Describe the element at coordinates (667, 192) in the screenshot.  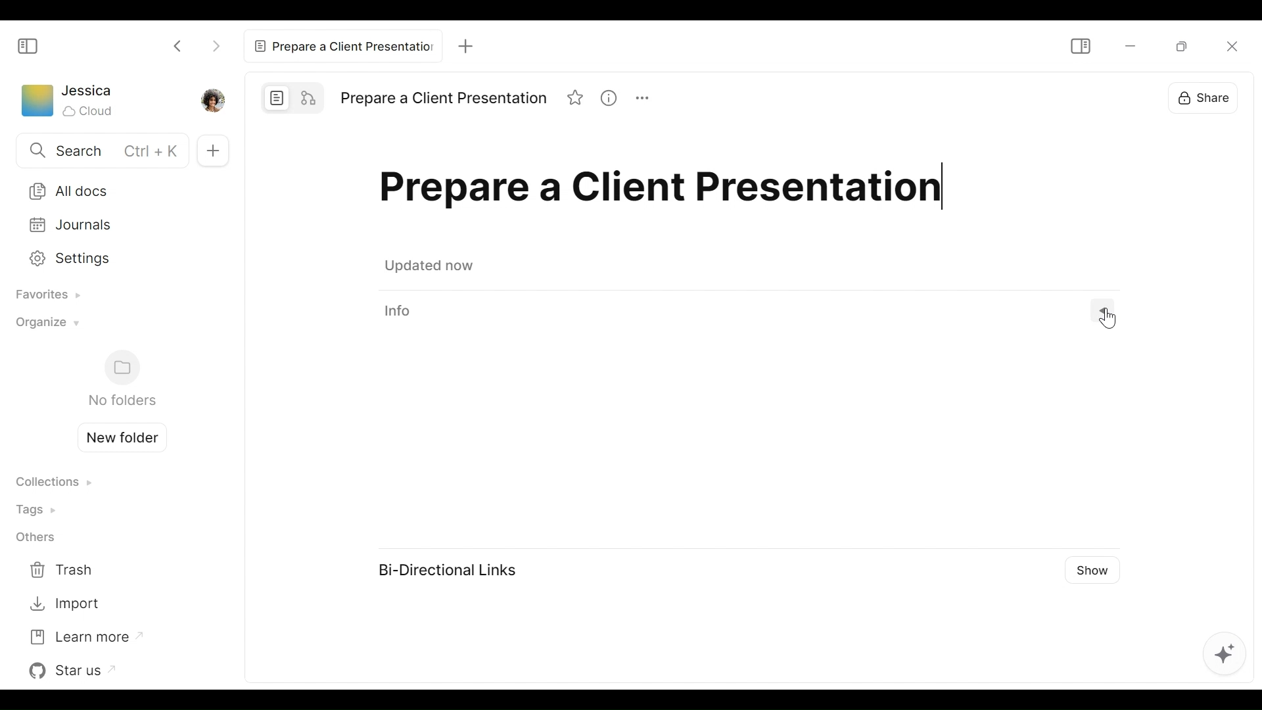
I see `Title` at that location.